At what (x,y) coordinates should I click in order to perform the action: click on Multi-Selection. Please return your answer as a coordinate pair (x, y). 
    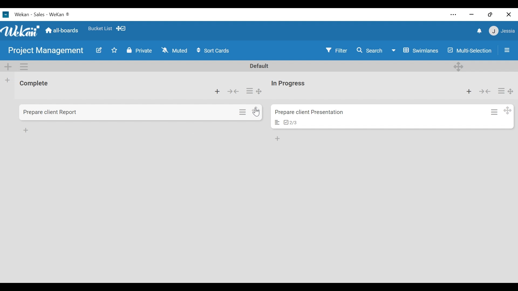
    Looking at the image, I should click on (469, 51).